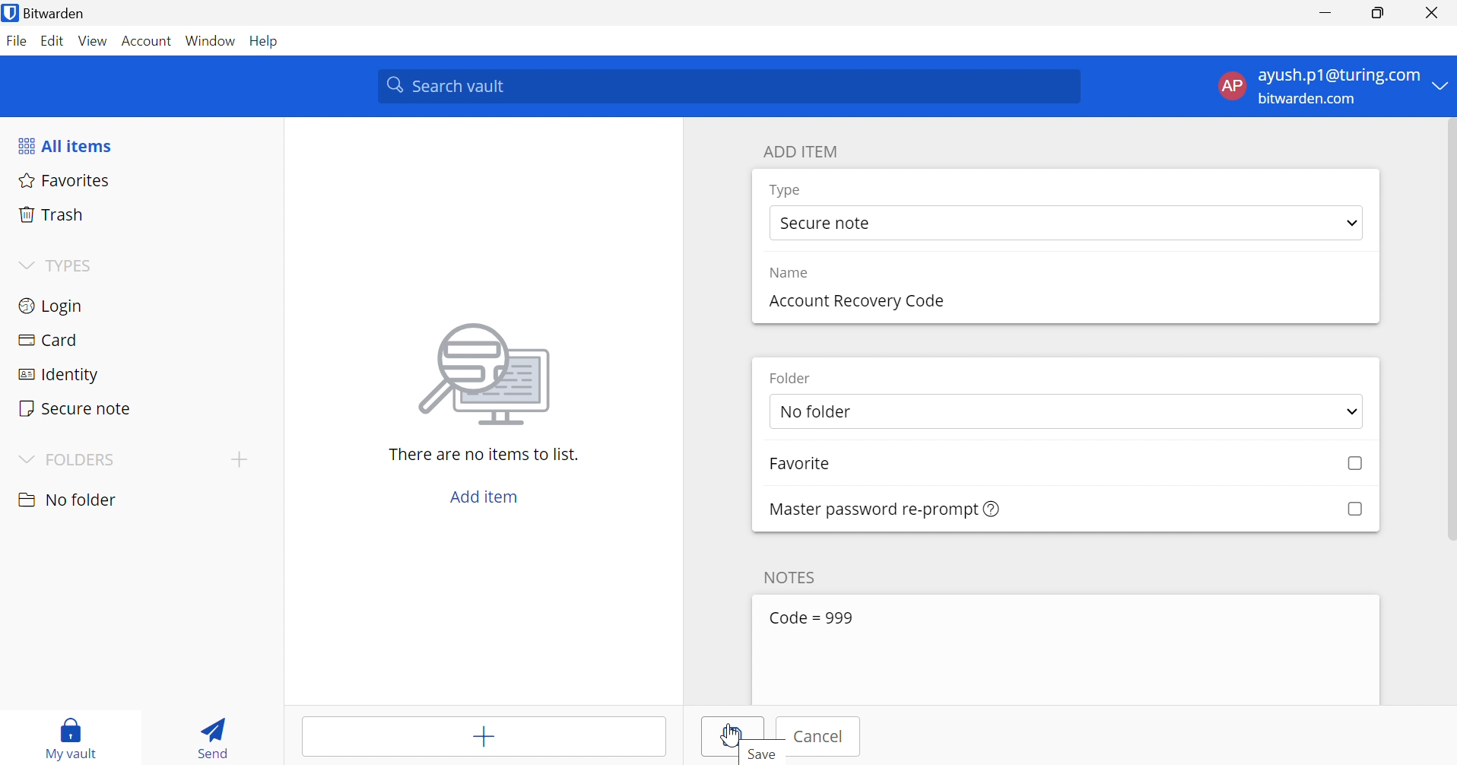  Describe the element at coordinates (1348, 465) in the screenshot. I see `box` at that location.